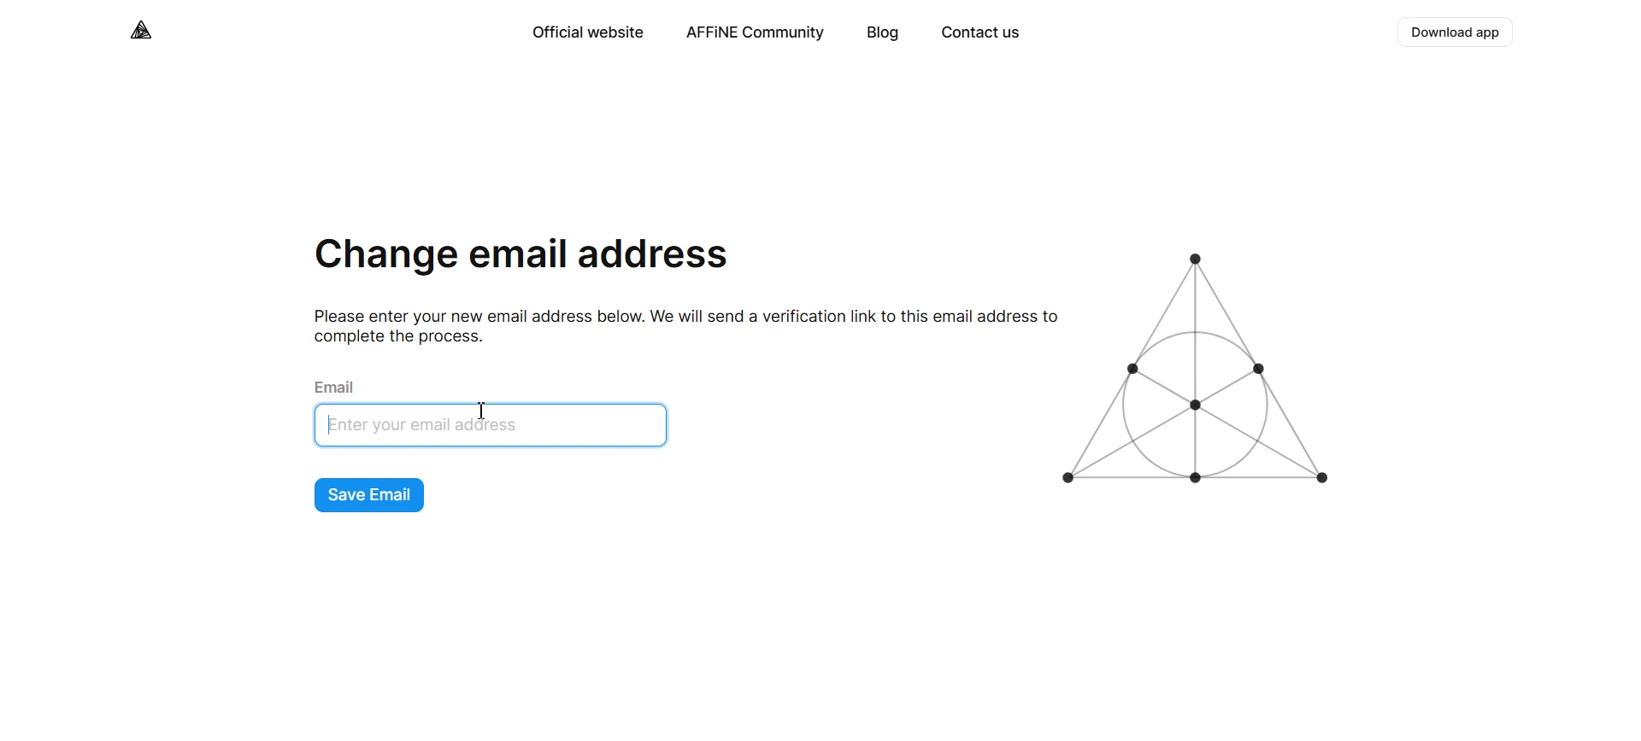 The image size is (1641, 741). Describe the element at coordinates (338, 385) in the screenshot. I see `email` at that location.